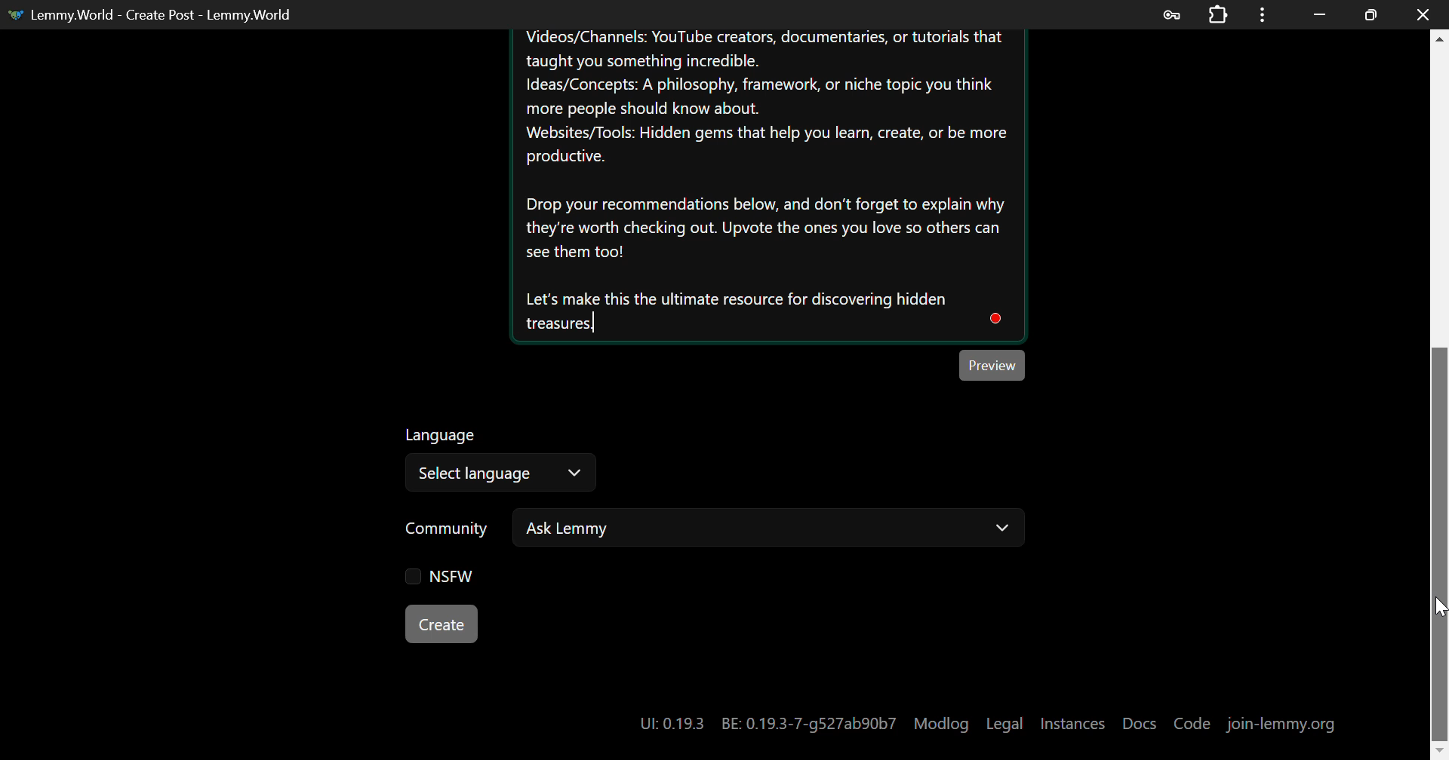 Image resolution: width=1449 pixels, height=760 pixels. I want to click on Community: Ask Lemmy, so click(697, 534).